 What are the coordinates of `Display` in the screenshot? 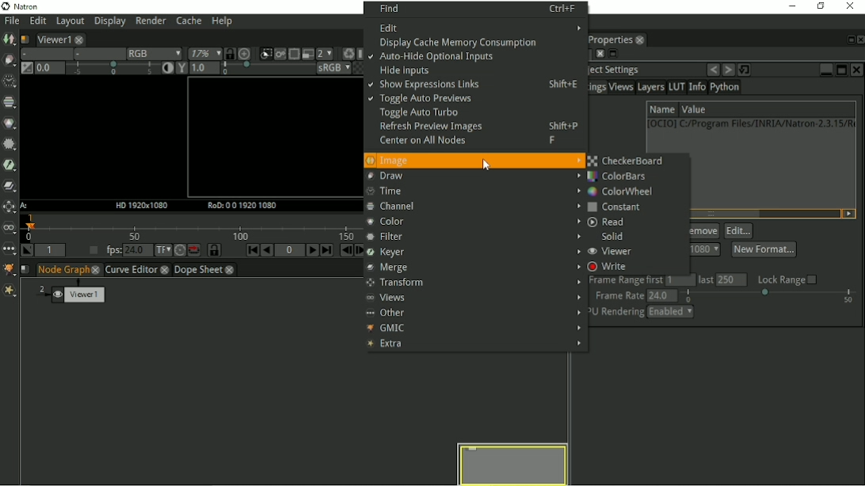 It's located at (110, 22).